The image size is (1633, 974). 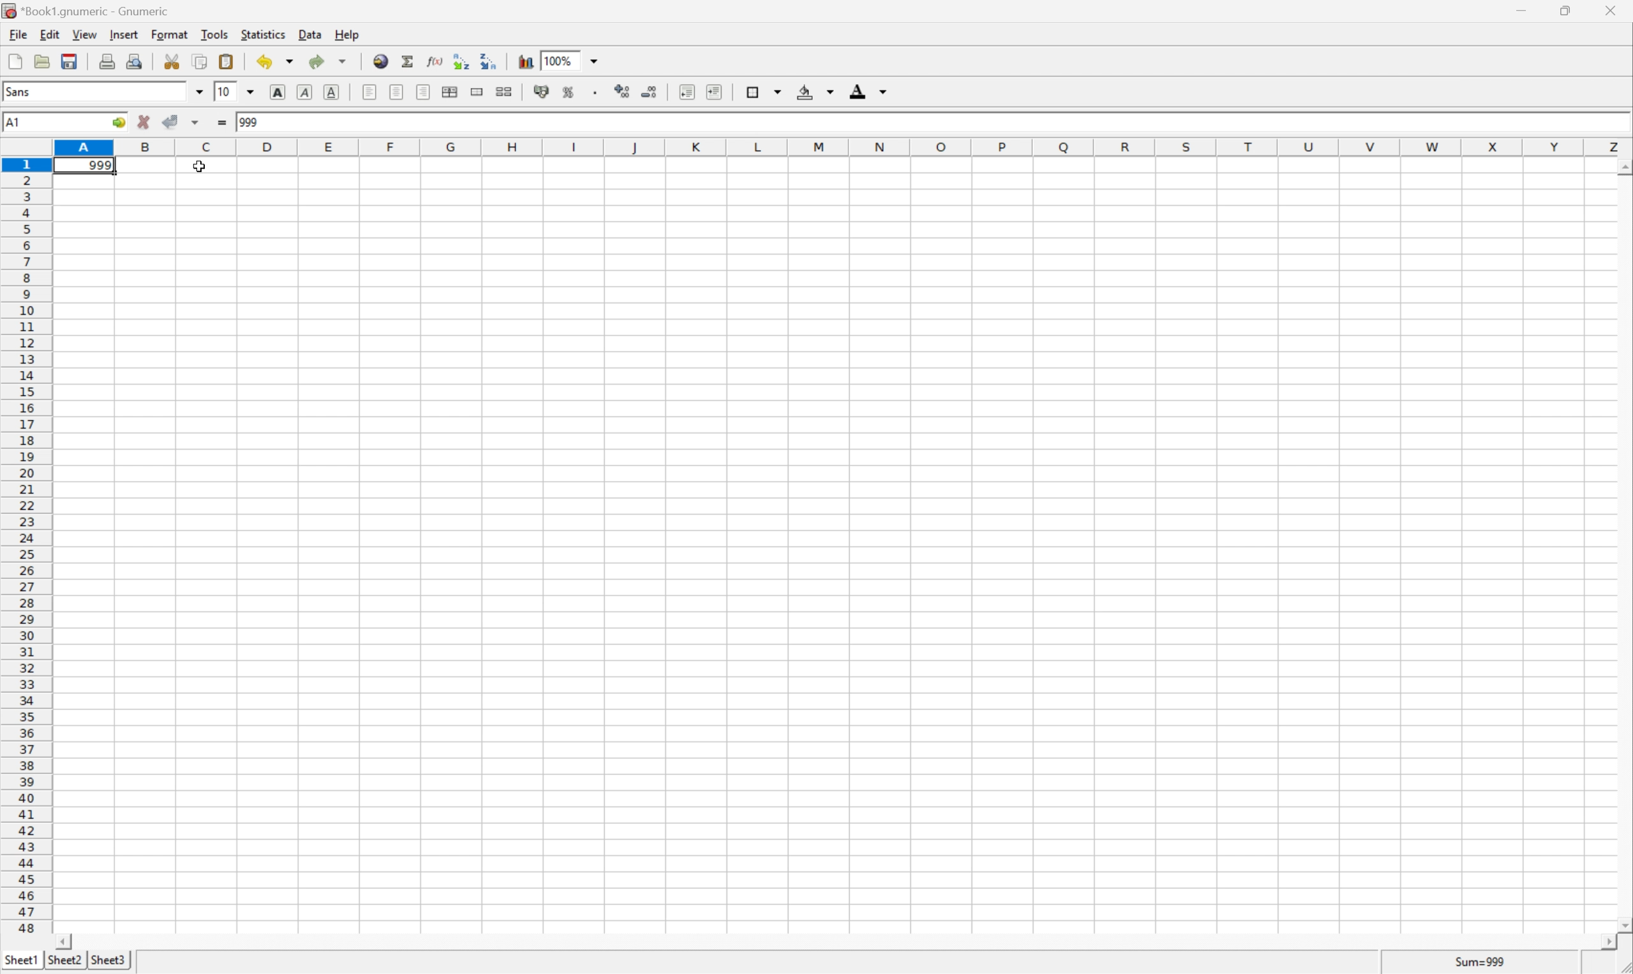 I want to click on Sort the selected region in ascending order based on the first column selected, so click(x=462, y=60).